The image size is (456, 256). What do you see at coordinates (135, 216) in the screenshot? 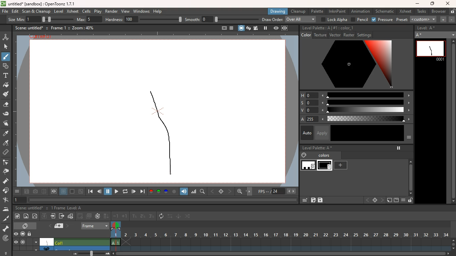
I see `1` at bounding box center [135, 216].